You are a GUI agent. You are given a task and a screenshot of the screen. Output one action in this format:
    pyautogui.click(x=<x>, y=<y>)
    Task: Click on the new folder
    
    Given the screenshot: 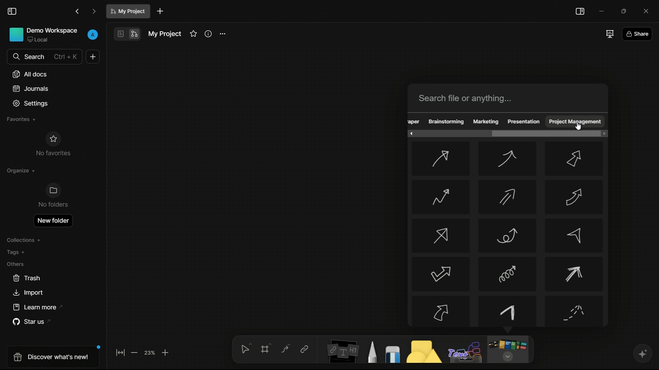 What is the action you would take?
    pyautogui.click(x=53, y=221)
    